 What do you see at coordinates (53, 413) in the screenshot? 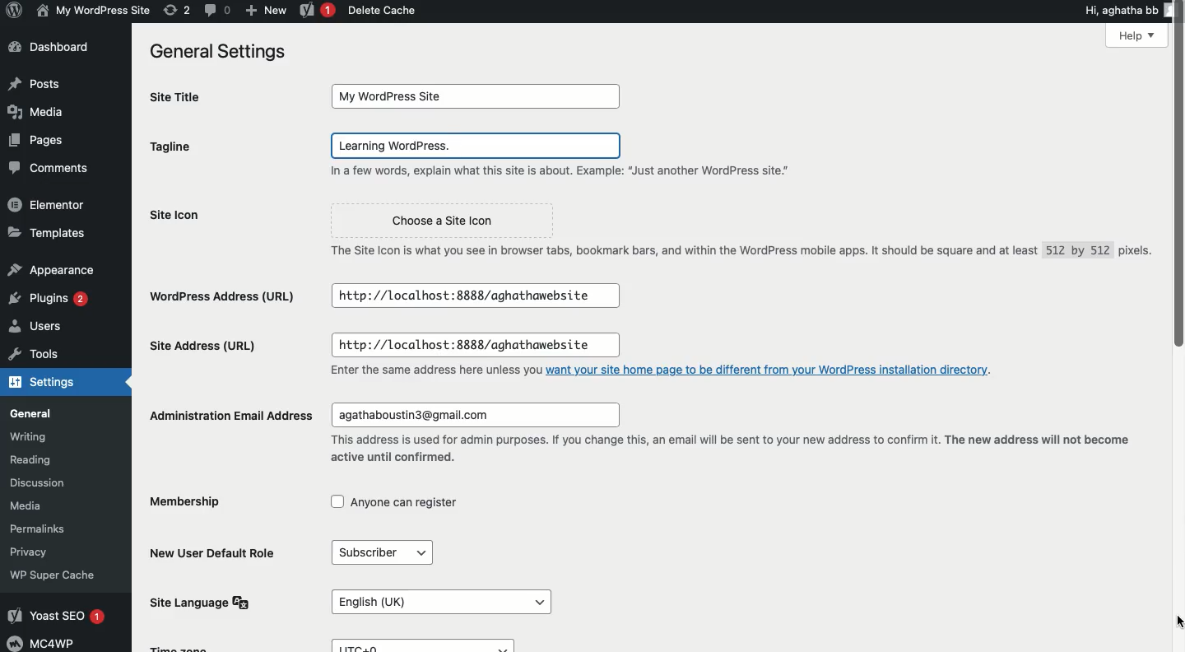
I see `General` at bounding box center [53, 413].